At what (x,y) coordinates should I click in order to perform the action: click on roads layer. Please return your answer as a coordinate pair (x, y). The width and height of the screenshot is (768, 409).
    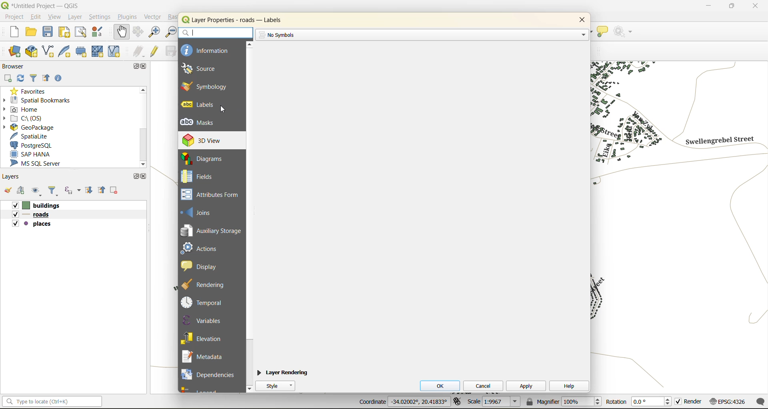
    Looking at the image, I should click on (34, 215).